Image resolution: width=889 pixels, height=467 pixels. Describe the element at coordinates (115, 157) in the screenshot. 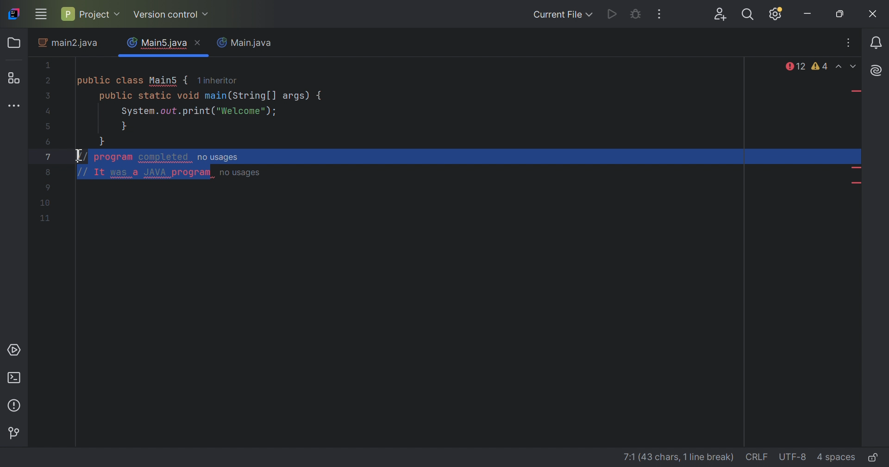

I see `// program completed (comment off)` at that location.